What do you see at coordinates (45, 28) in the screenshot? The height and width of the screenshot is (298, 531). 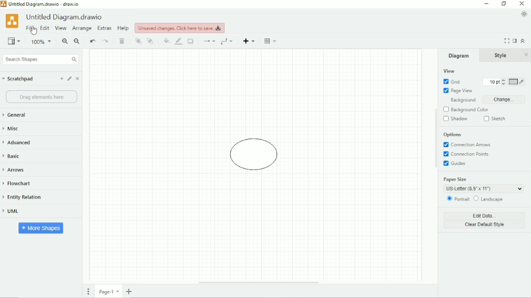 I see `Edit` at bounding box center [45, 28].